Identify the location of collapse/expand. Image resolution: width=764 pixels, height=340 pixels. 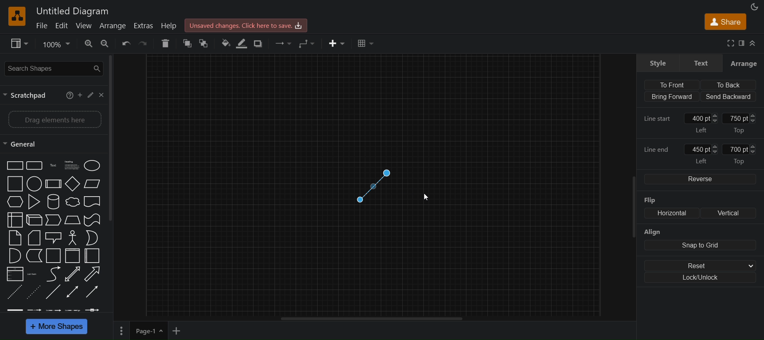
(755, 44).